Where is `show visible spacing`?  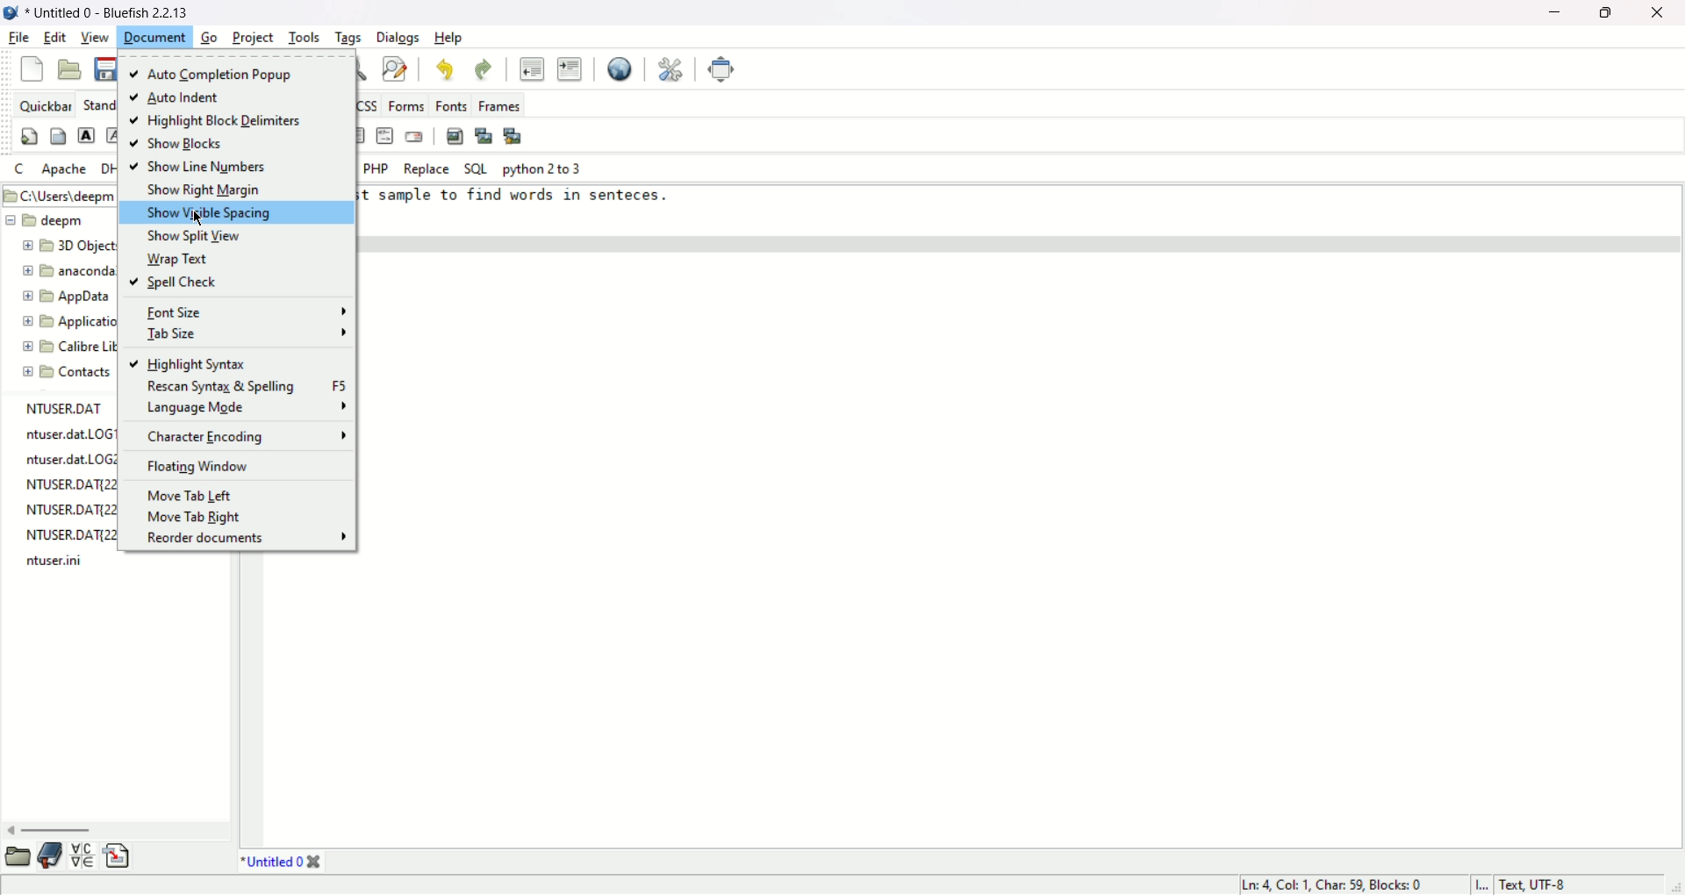 show visible spacing is located at coordinates (237, 212).